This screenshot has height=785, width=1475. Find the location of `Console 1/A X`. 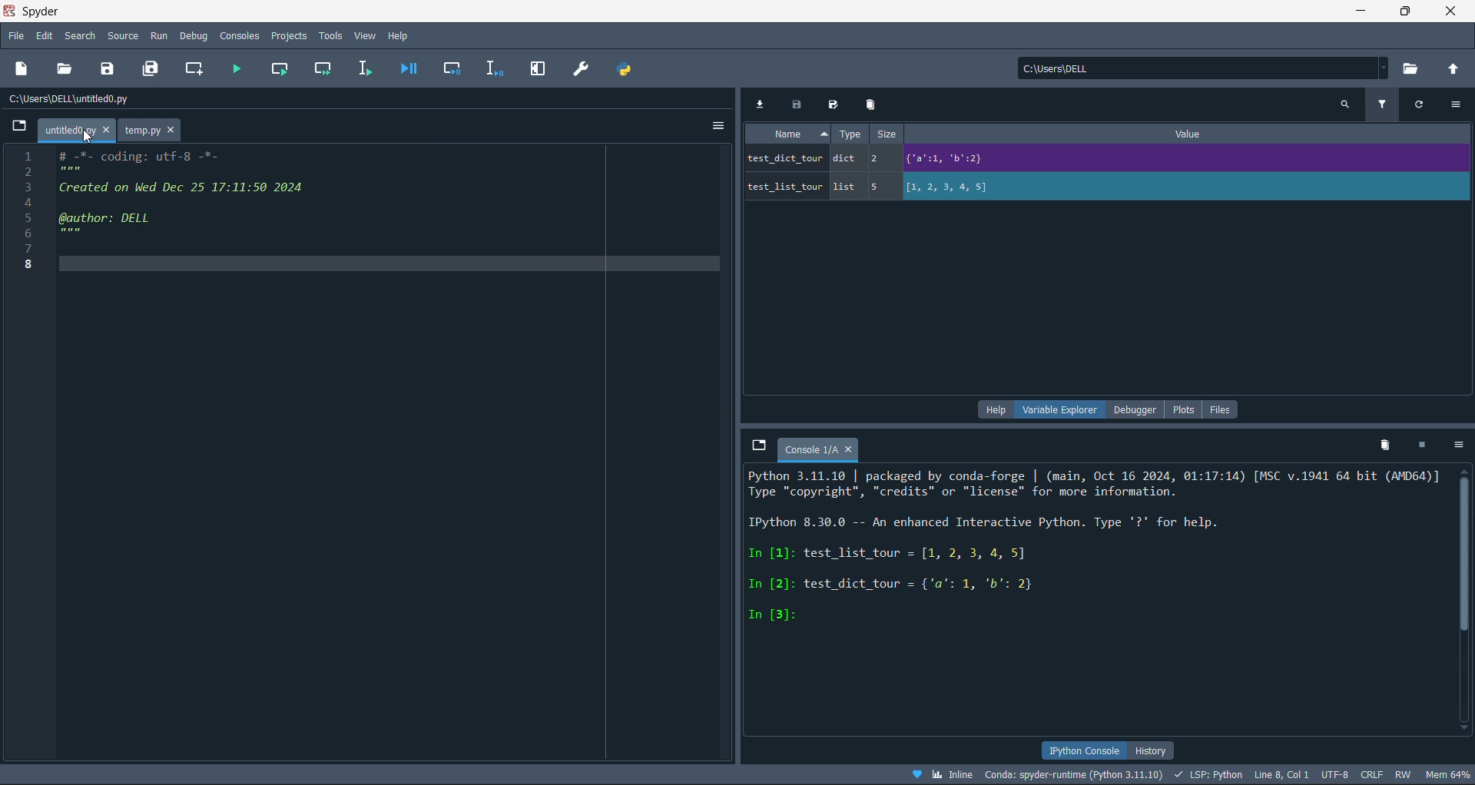

Console 1/A X is located at coordinates (821, 450).